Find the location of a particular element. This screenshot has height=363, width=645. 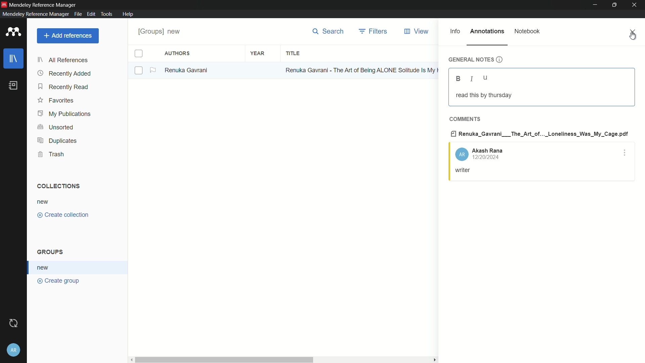

library is located at coordinates (13, 58).